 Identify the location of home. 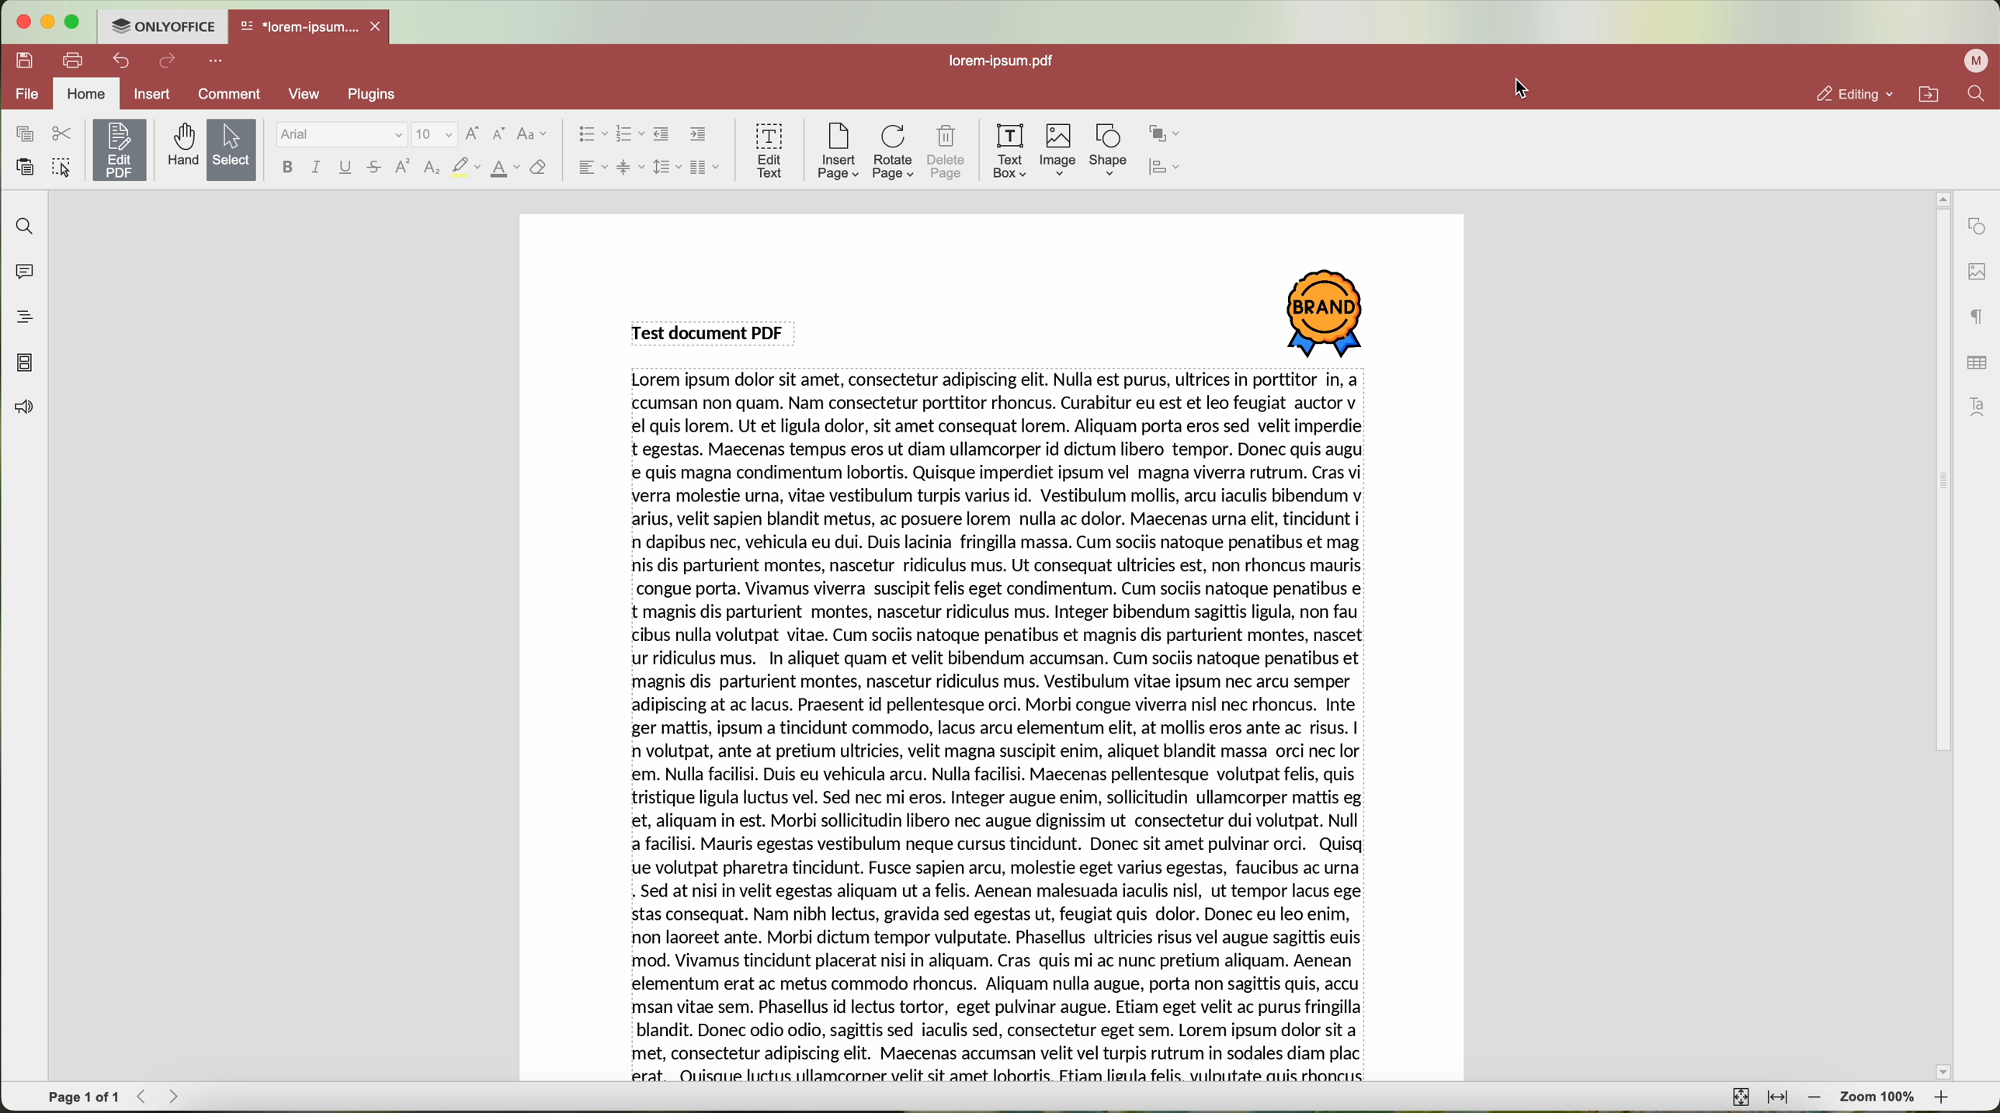
(85, 93).